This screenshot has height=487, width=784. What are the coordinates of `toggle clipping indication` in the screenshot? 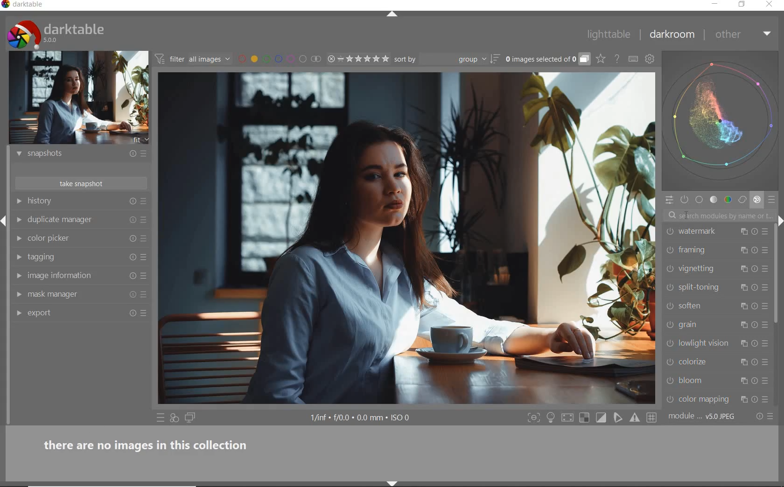 It's located at (602, 417).